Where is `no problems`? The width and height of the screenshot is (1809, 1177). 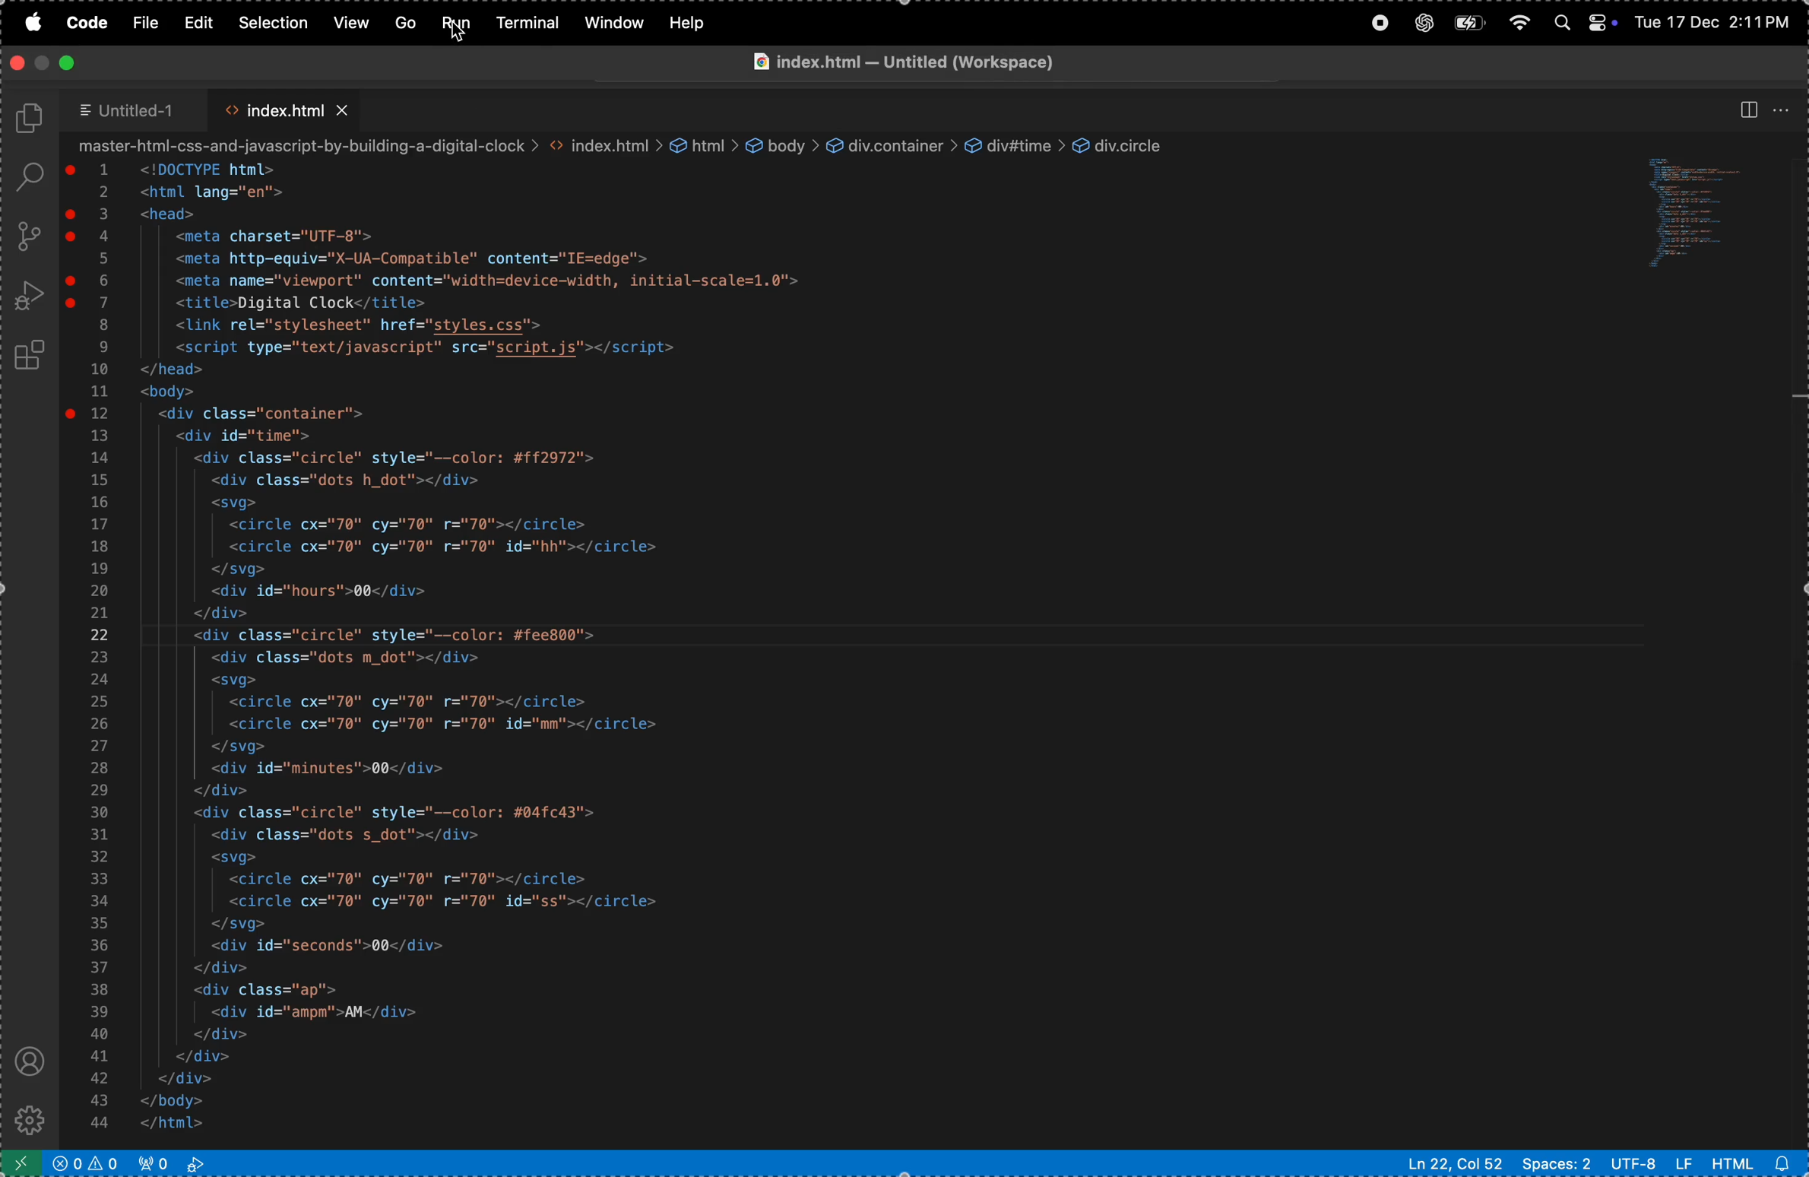
no problems is located at coordinates (90, 1162).